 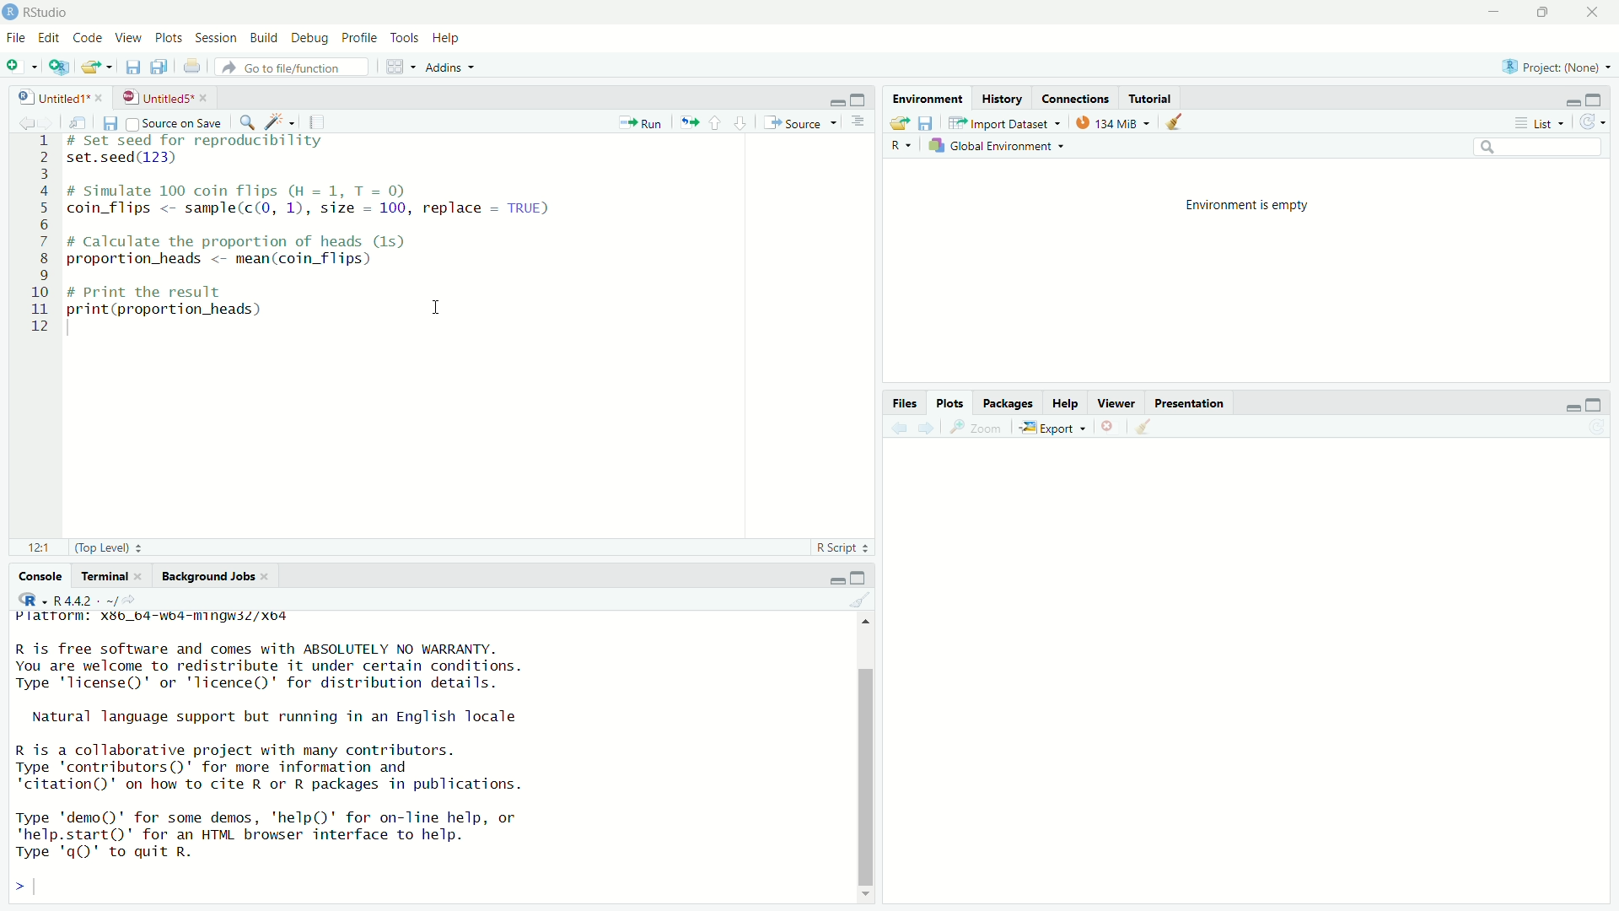 I want to click on typing cursor, so click(x=41, y=886).